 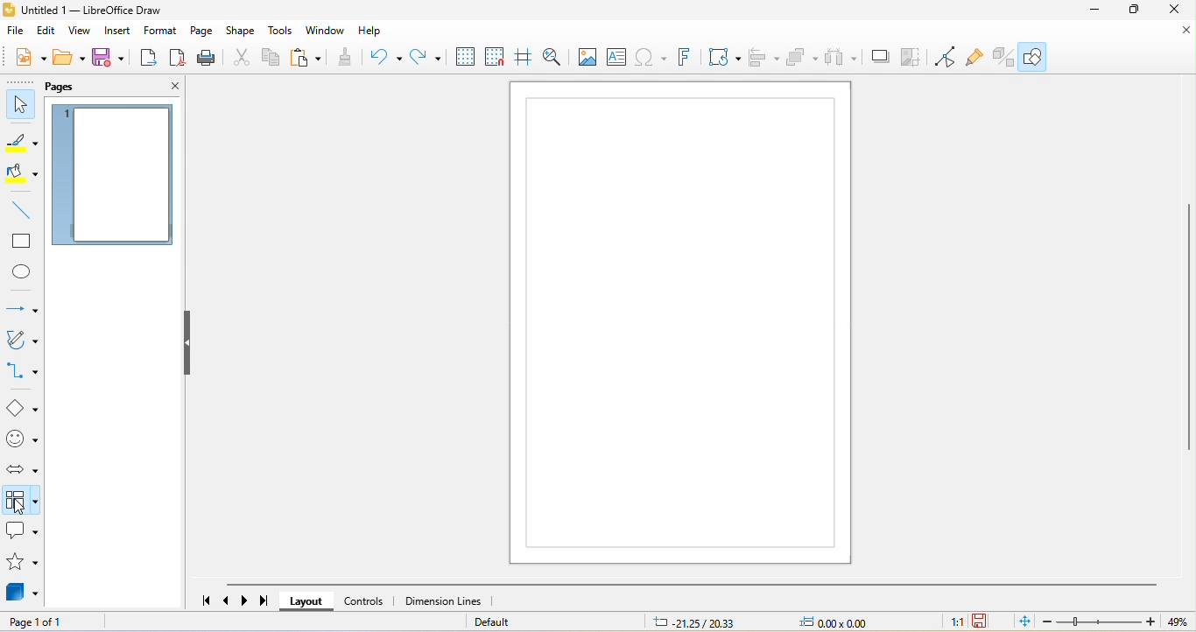 I want to click on untitled 1- libre office draw, so click(x=90, y=11).